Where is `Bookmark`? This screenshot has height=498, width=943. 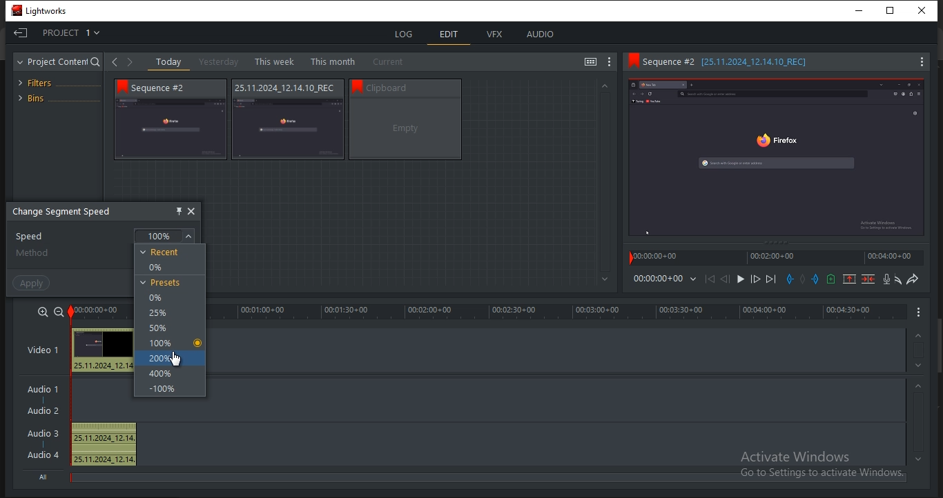 Bookmark is located at coordinates (632, 62).